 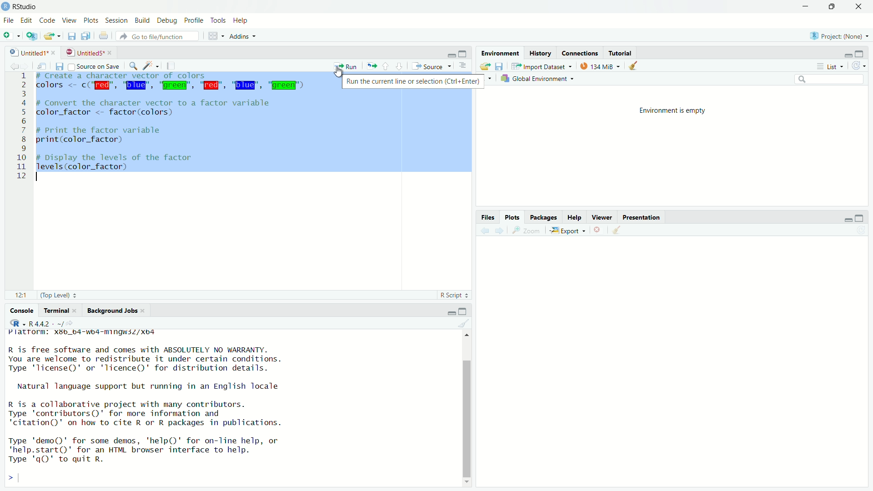 What do you see at coordinates (678, 367) in the screenshot?
I see `empty plot area` at bounding box center [678, 367].